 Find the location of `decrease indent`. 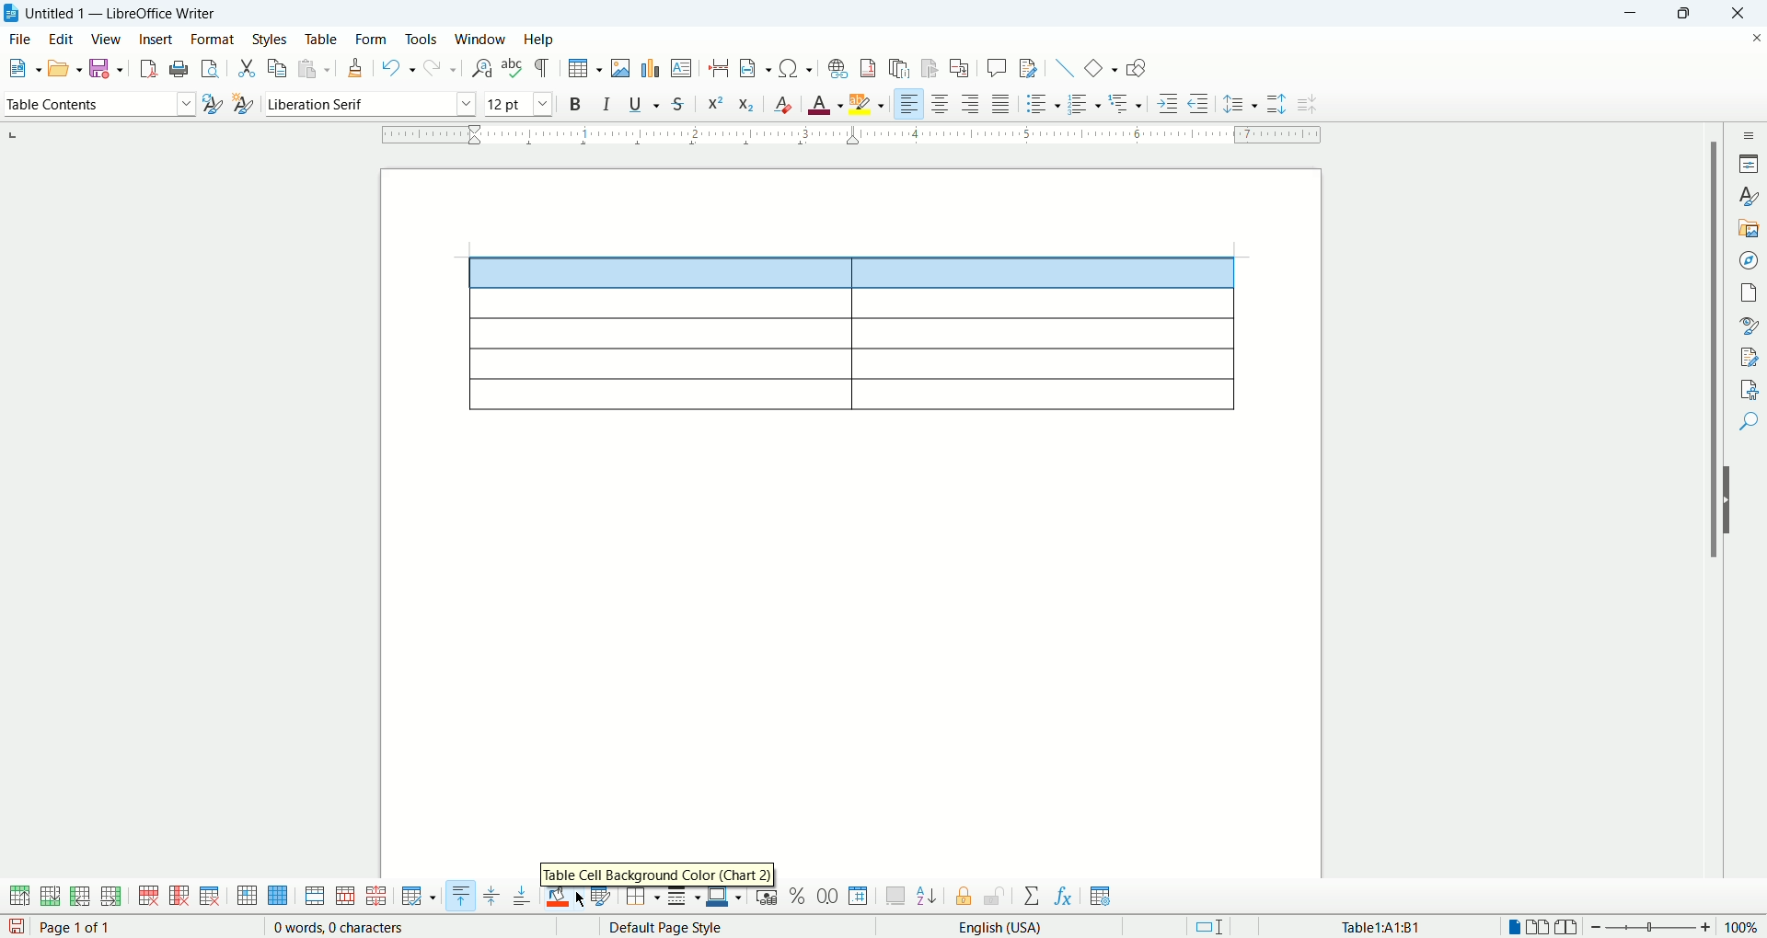

decrease indent is located at coordinates (1198, 102).